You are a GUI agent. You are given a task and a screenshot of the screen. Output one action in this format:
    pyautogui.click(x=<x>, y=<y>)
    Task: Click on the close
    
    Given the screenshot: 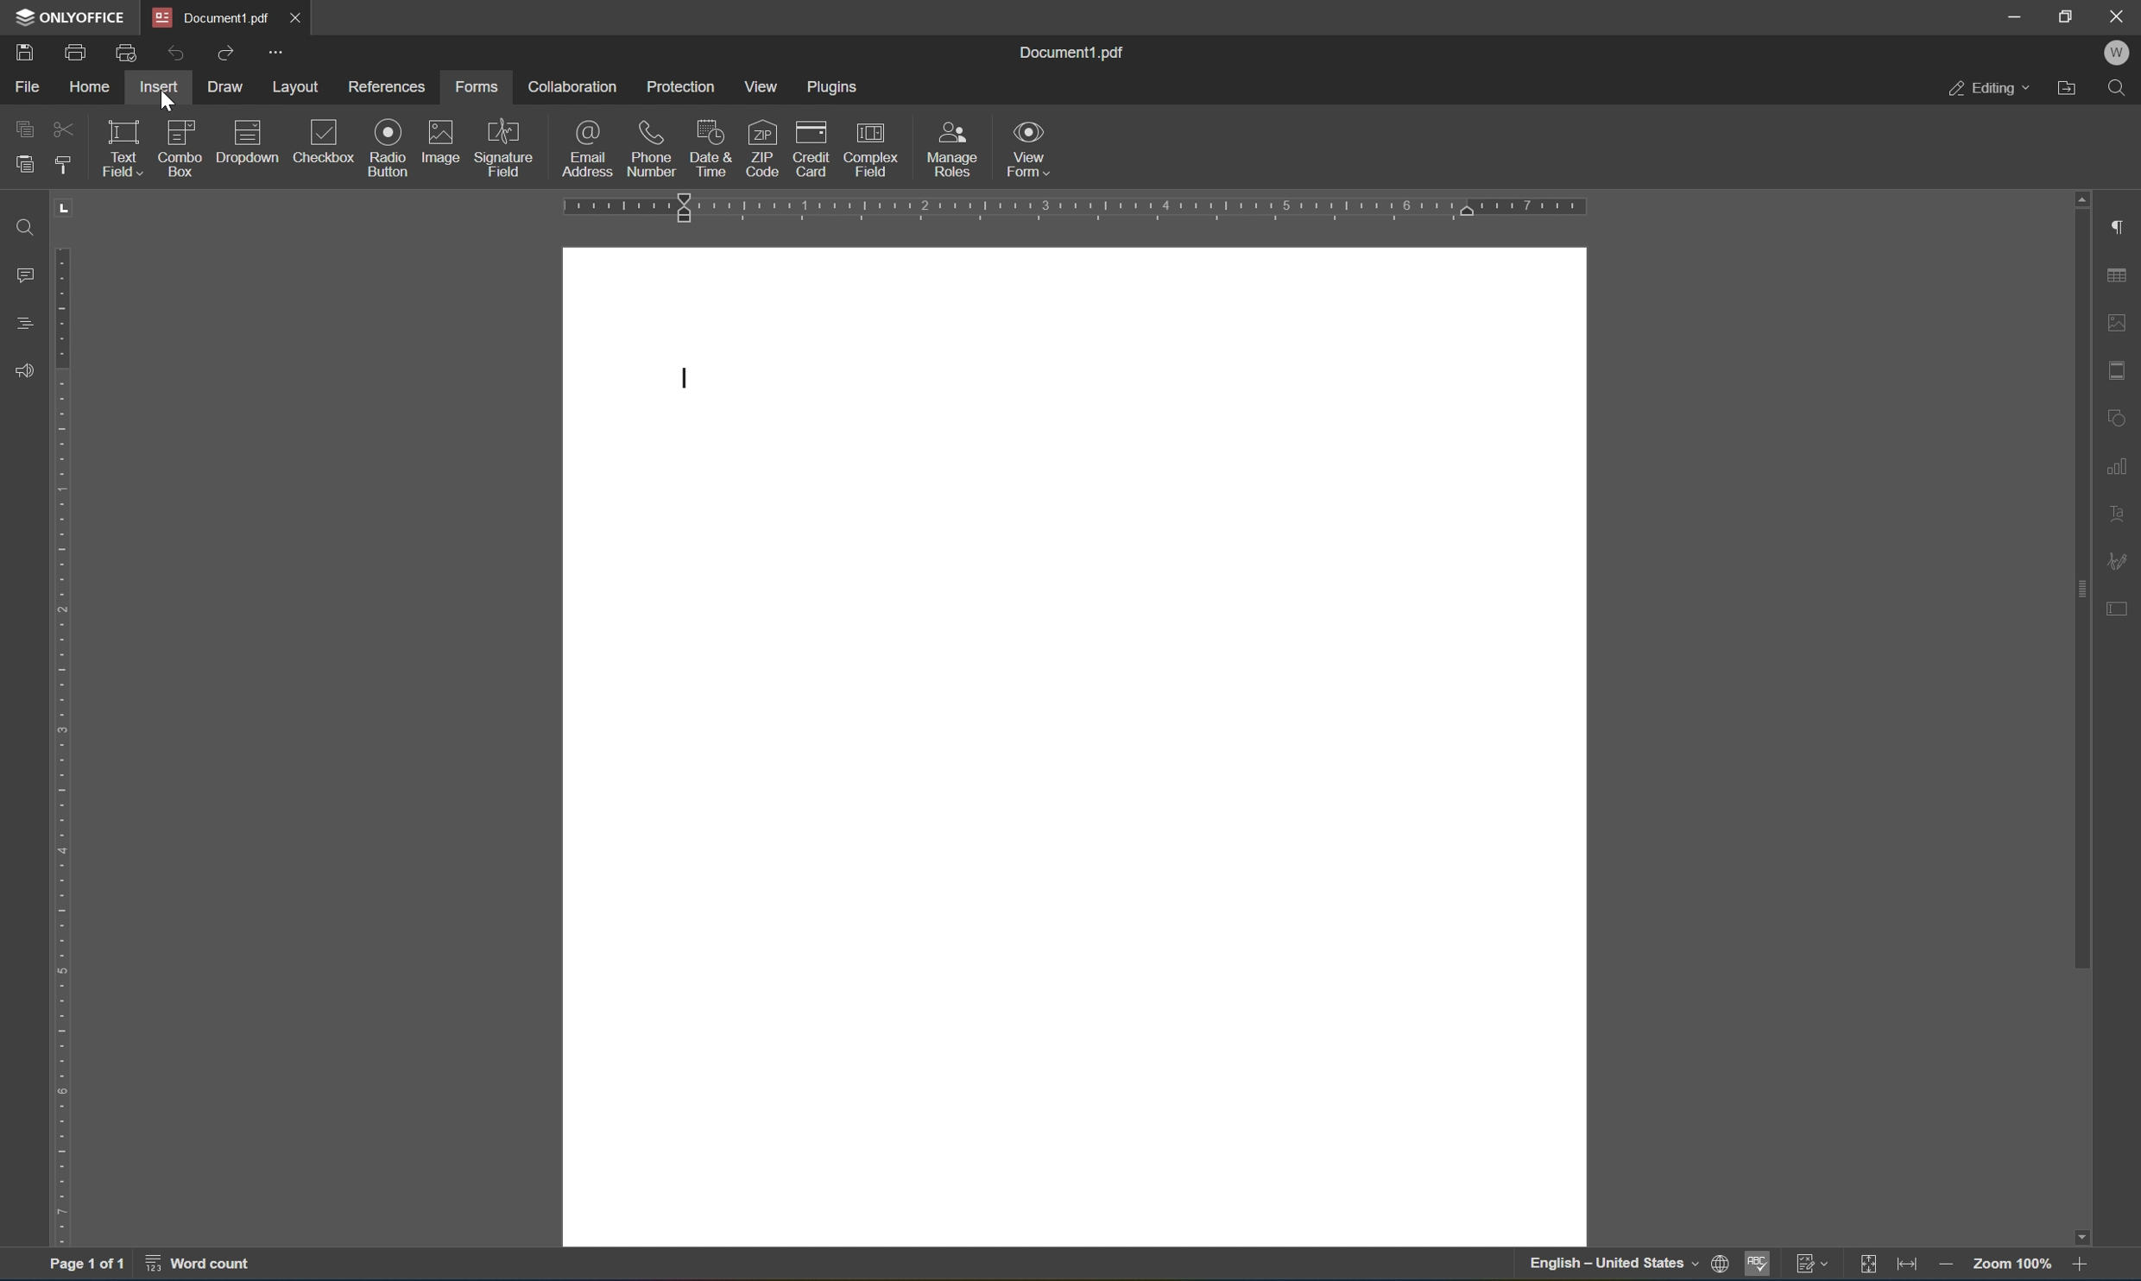 What is the action you would take?
    pyautogui.click(x=309, y=21)
    